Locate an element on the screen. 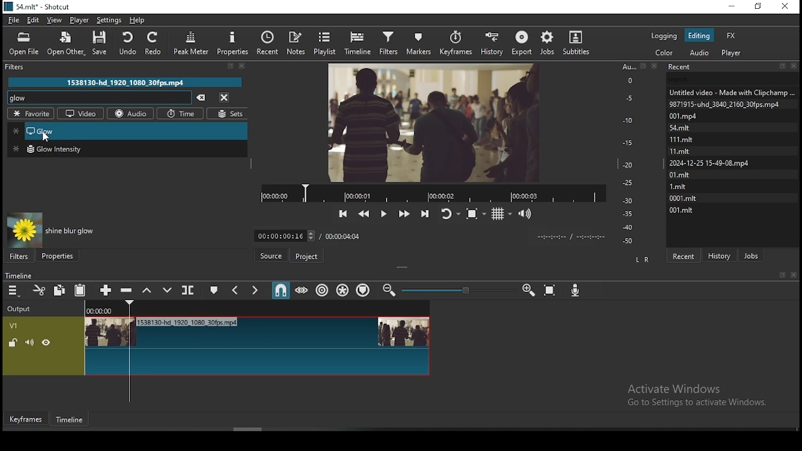 This screenshot has height=451, width=802. Recent is located at coordinates (732, 67).